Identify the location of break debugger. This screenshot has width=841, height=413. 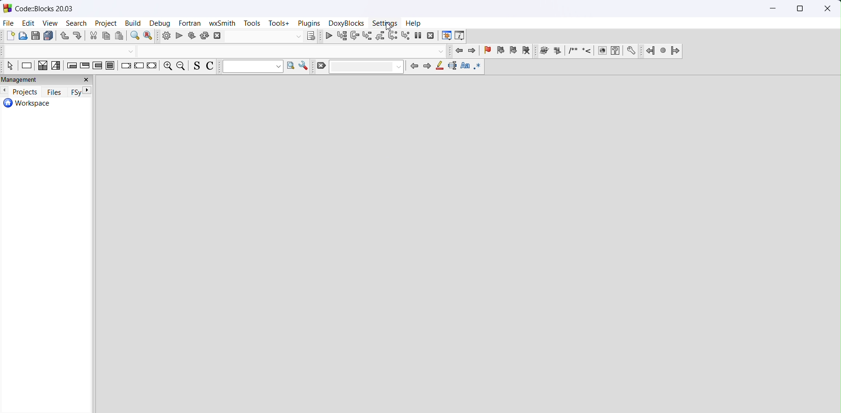
(418, 36).